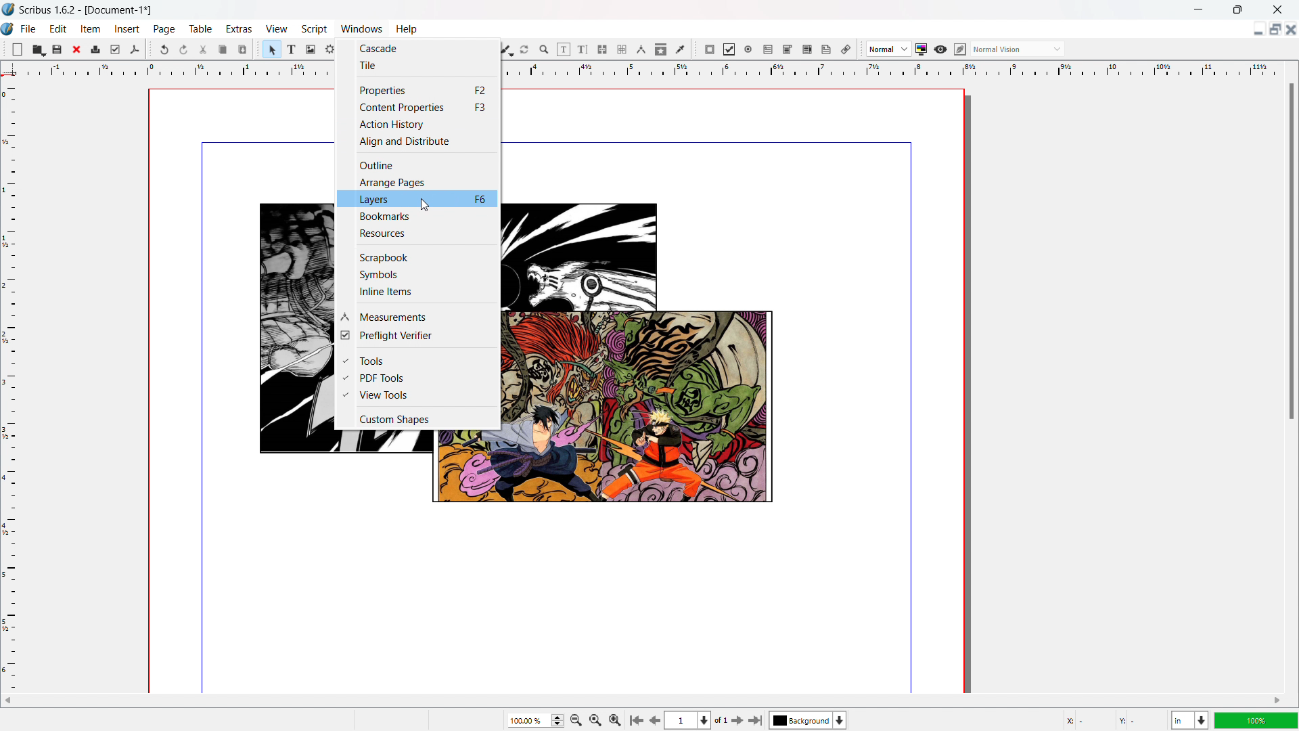 This screenshot has height=731, width=1299. What do you see at coordinates (1018, 49) in the screenshot?
I see `select the visyal appearance of the display` at bounding box center [1018, 49].